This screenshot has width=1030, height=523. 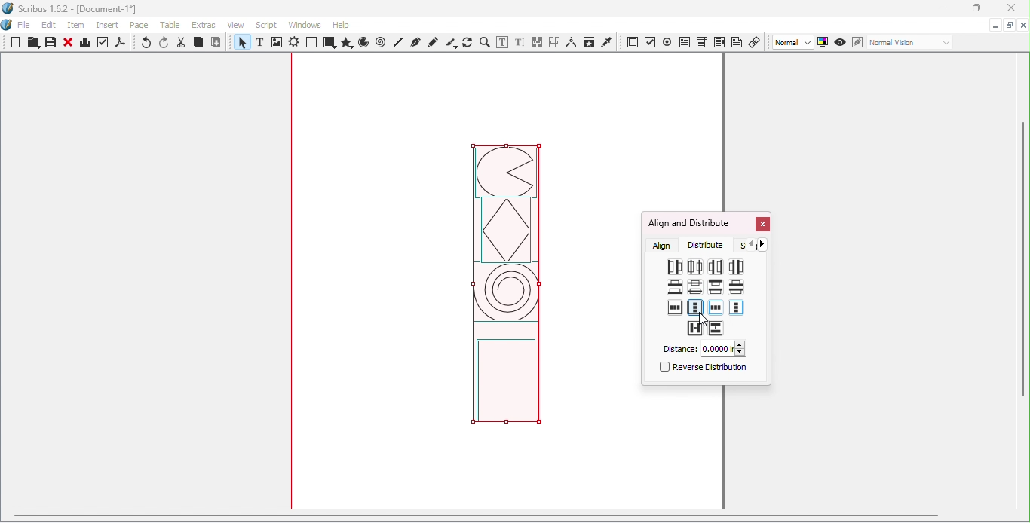 I want to click on Distribute right sides equidistantly, so click(x=715, y=266).